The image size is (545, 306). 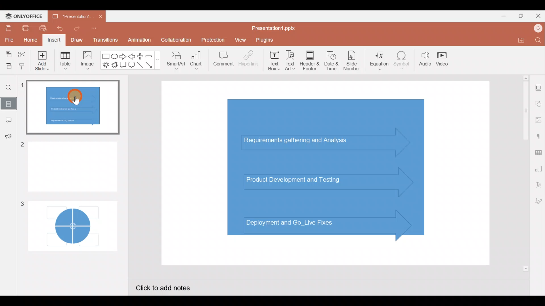 I want to click on Slide 1, so click(x=75, y=108).